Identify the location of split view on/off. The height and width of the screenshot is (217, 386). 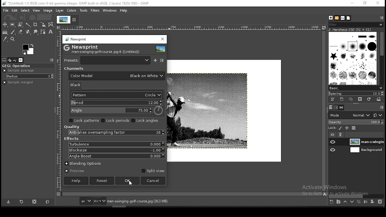
(152, 171).